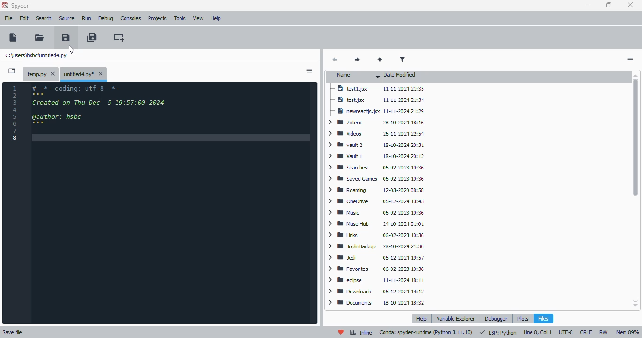 Image resolution: width=642 pixels, height=338 pixels. Describe the element at coordinates (174, 204) in the screenshot. I see `editor` at that location.